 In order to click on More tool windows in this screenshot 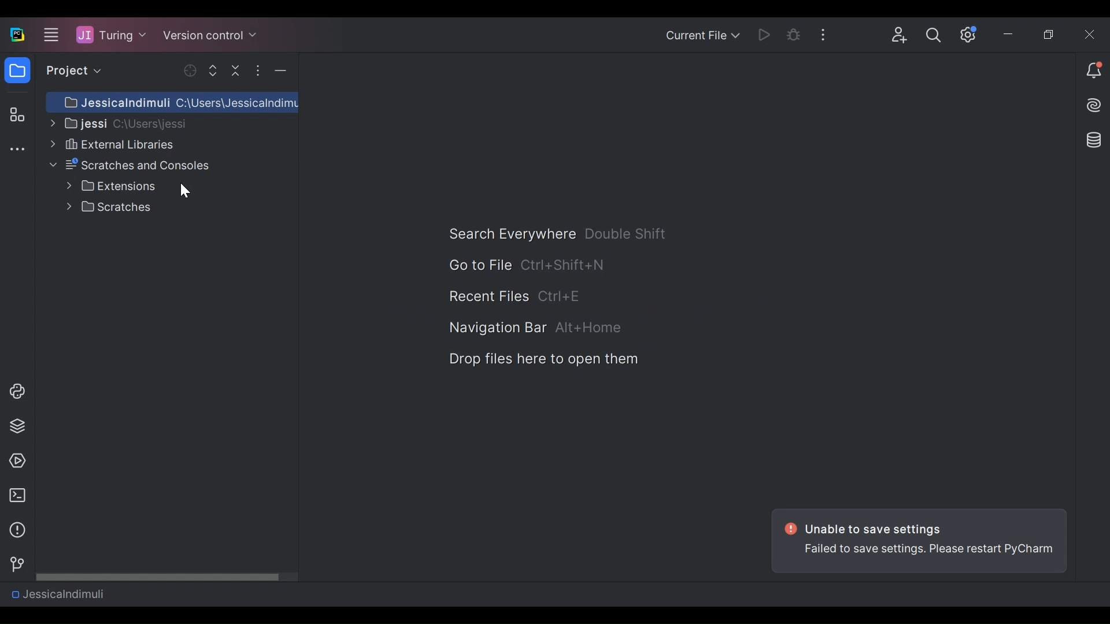, I will do `click(17, 150)`.